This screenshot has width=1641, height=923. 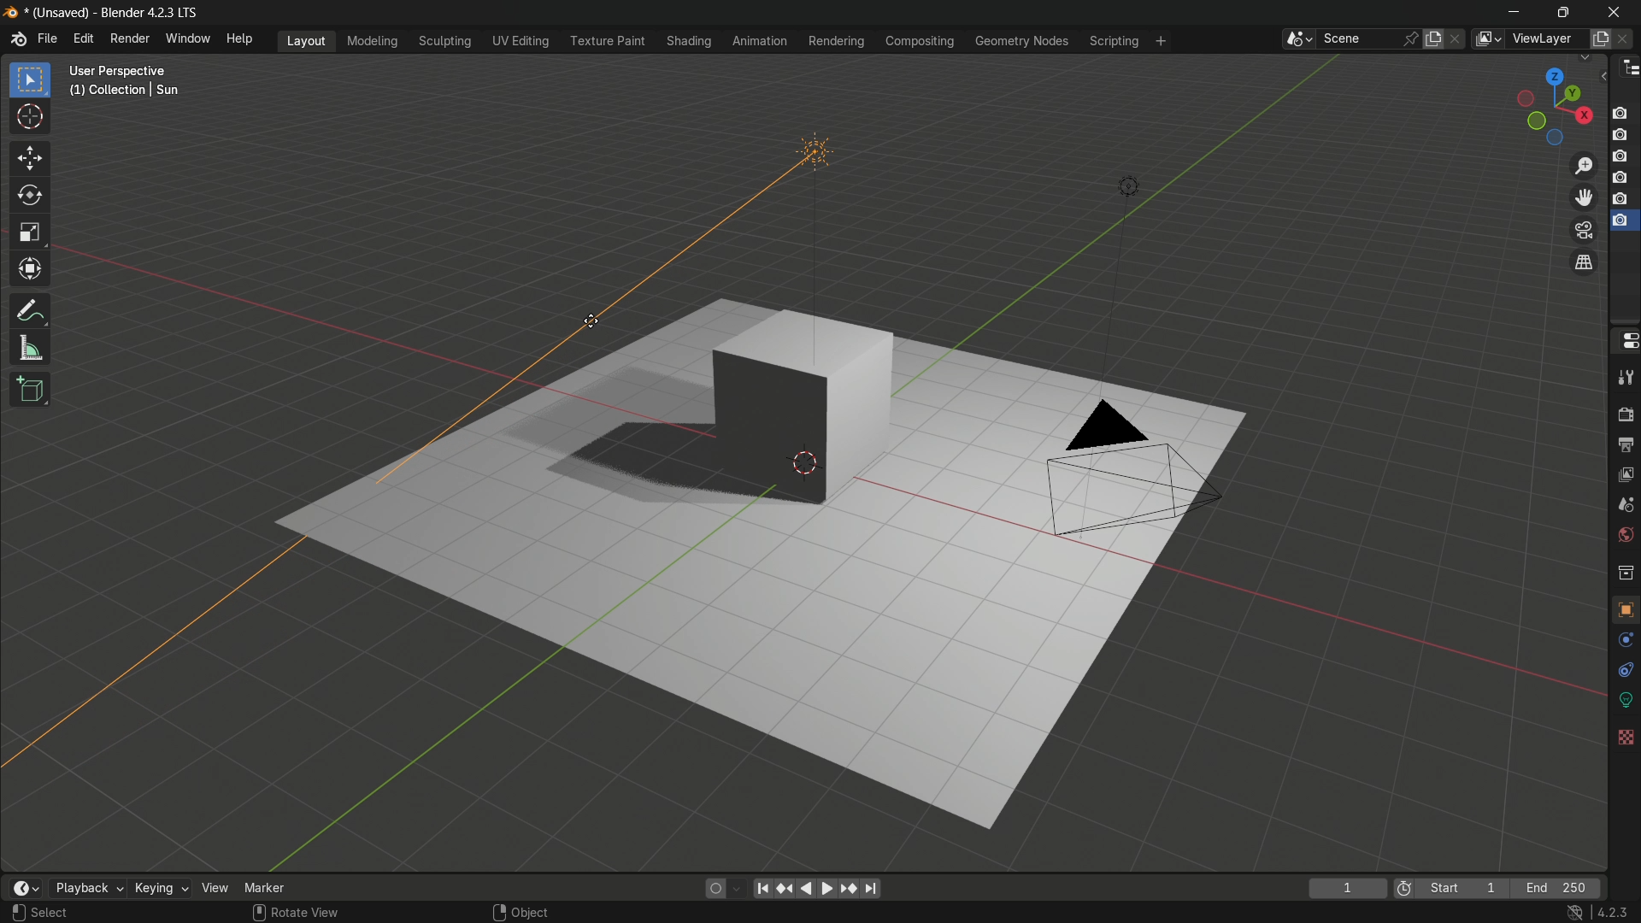 What do you see at coordinates (256, 912) in the screenshot?
I see `mouse scroll` at bounding box center [256, 912].